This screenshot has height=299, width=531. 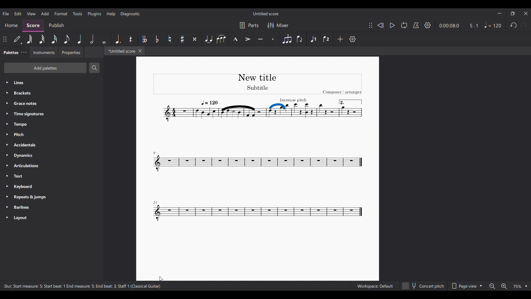 I want to click on Rest, so click(x=131, y=39).